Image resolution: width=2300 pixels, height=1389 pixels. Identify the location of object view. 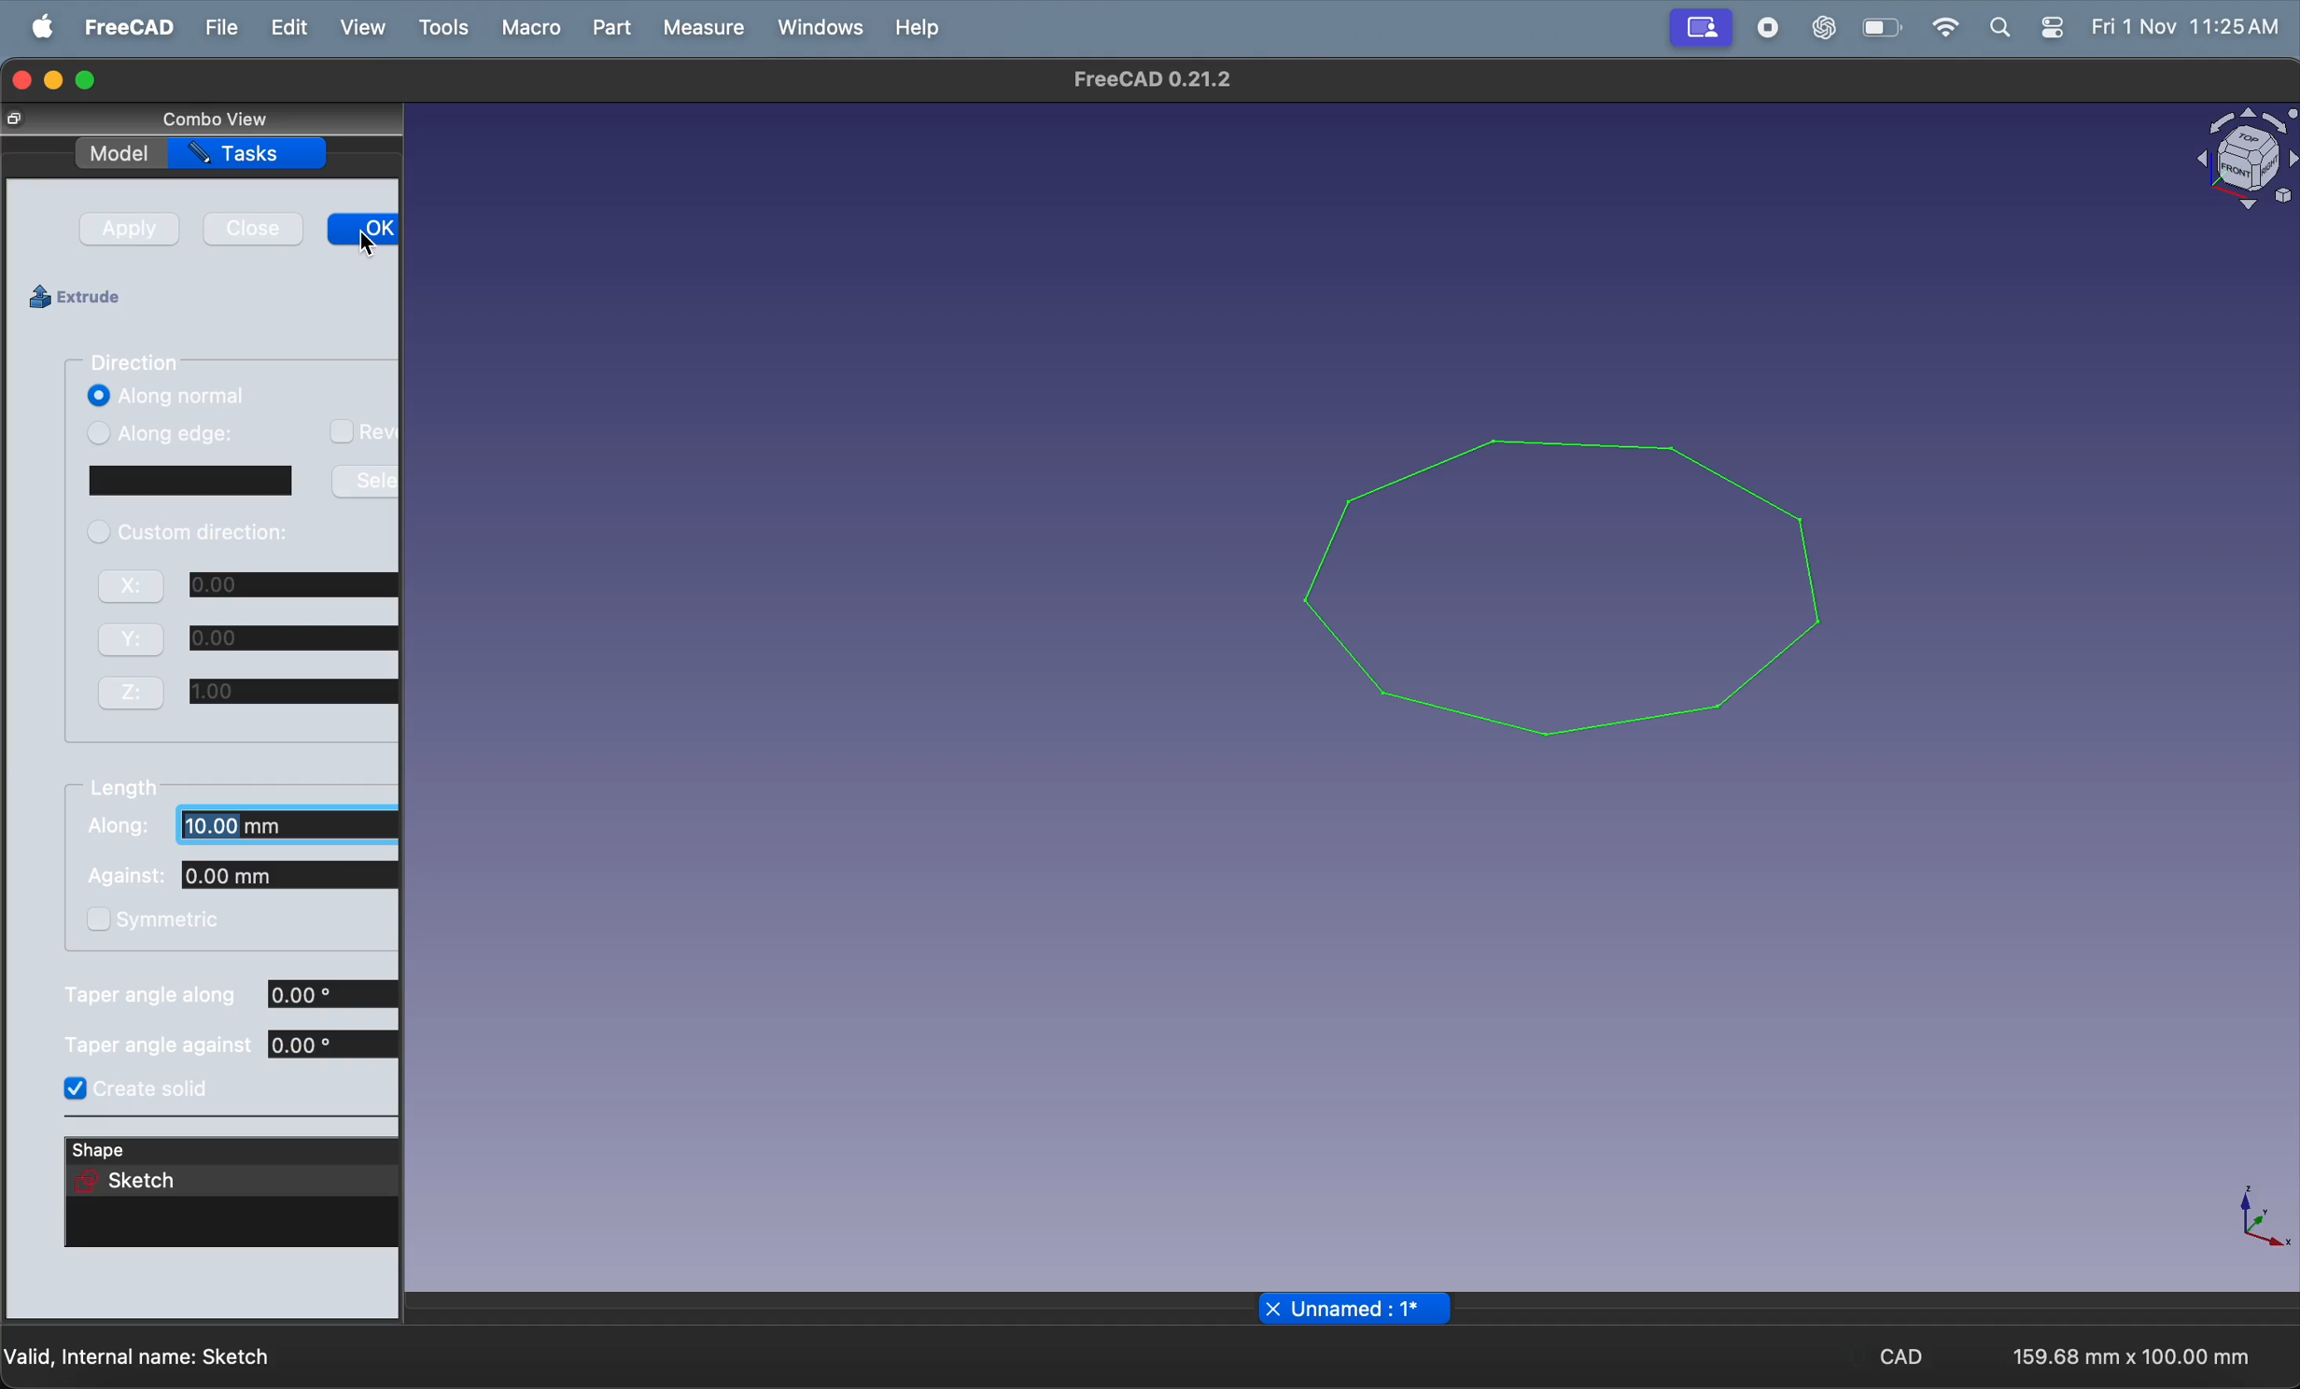
(2233, 160).